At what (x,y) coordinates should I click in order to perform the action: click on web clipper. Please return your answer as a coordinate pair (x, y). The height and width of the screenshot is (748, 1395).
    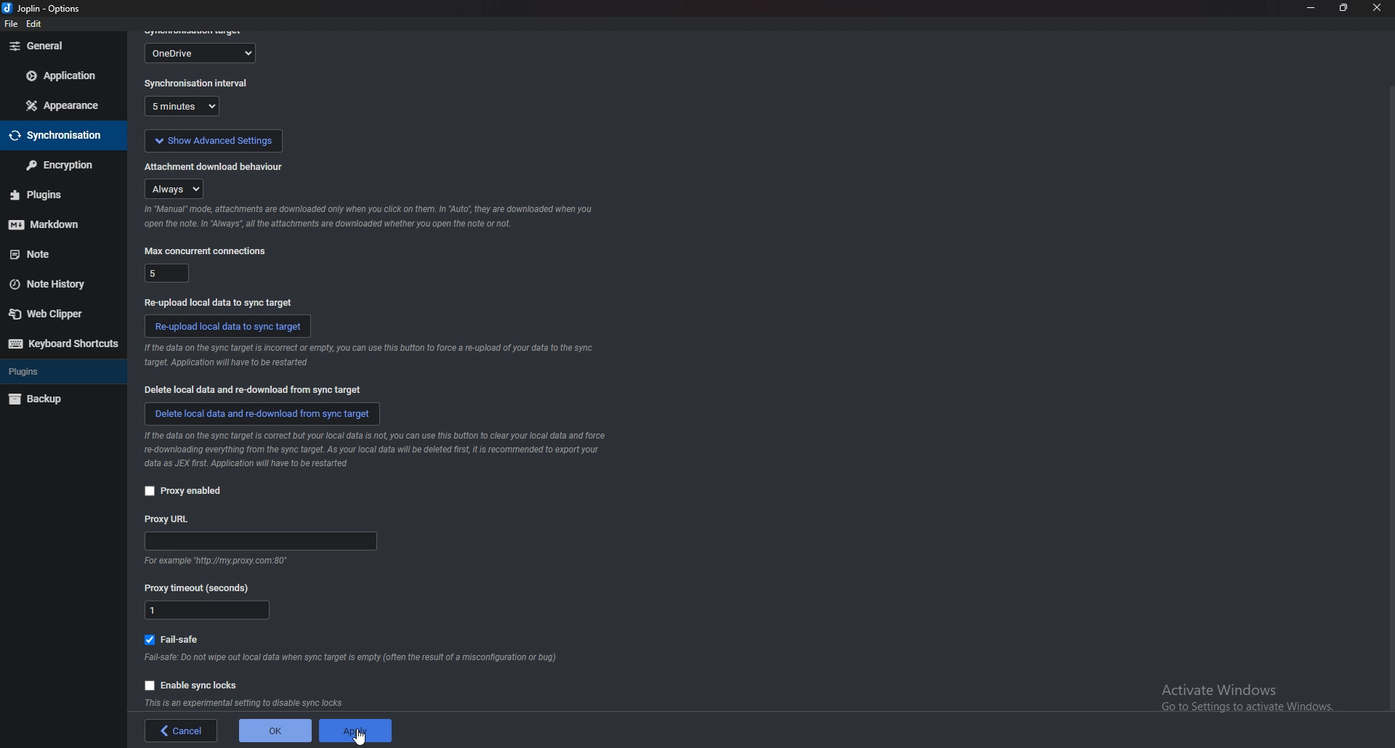
    Looking at the image, I should click on (57, 315).